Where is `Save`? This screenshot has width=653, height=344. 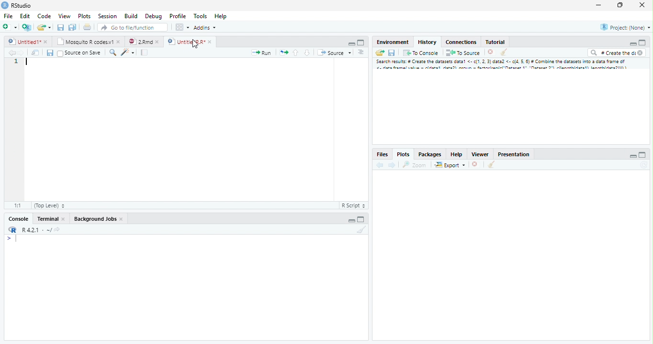
Save is located at coordinates (394, 52).